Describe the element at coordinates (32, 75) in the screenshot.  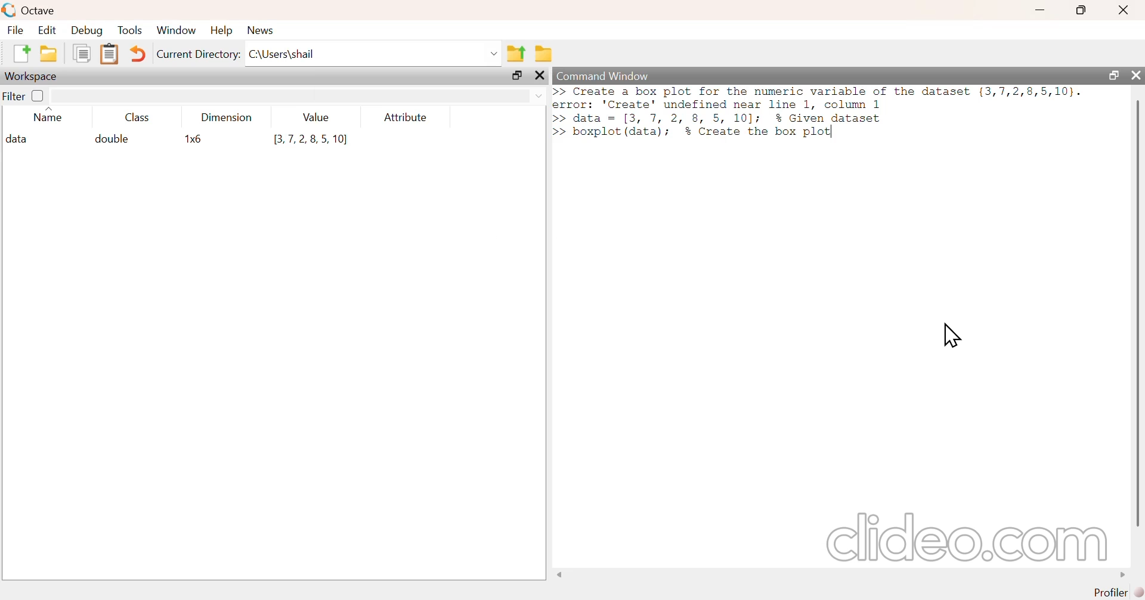
I see `workspace` at that location.